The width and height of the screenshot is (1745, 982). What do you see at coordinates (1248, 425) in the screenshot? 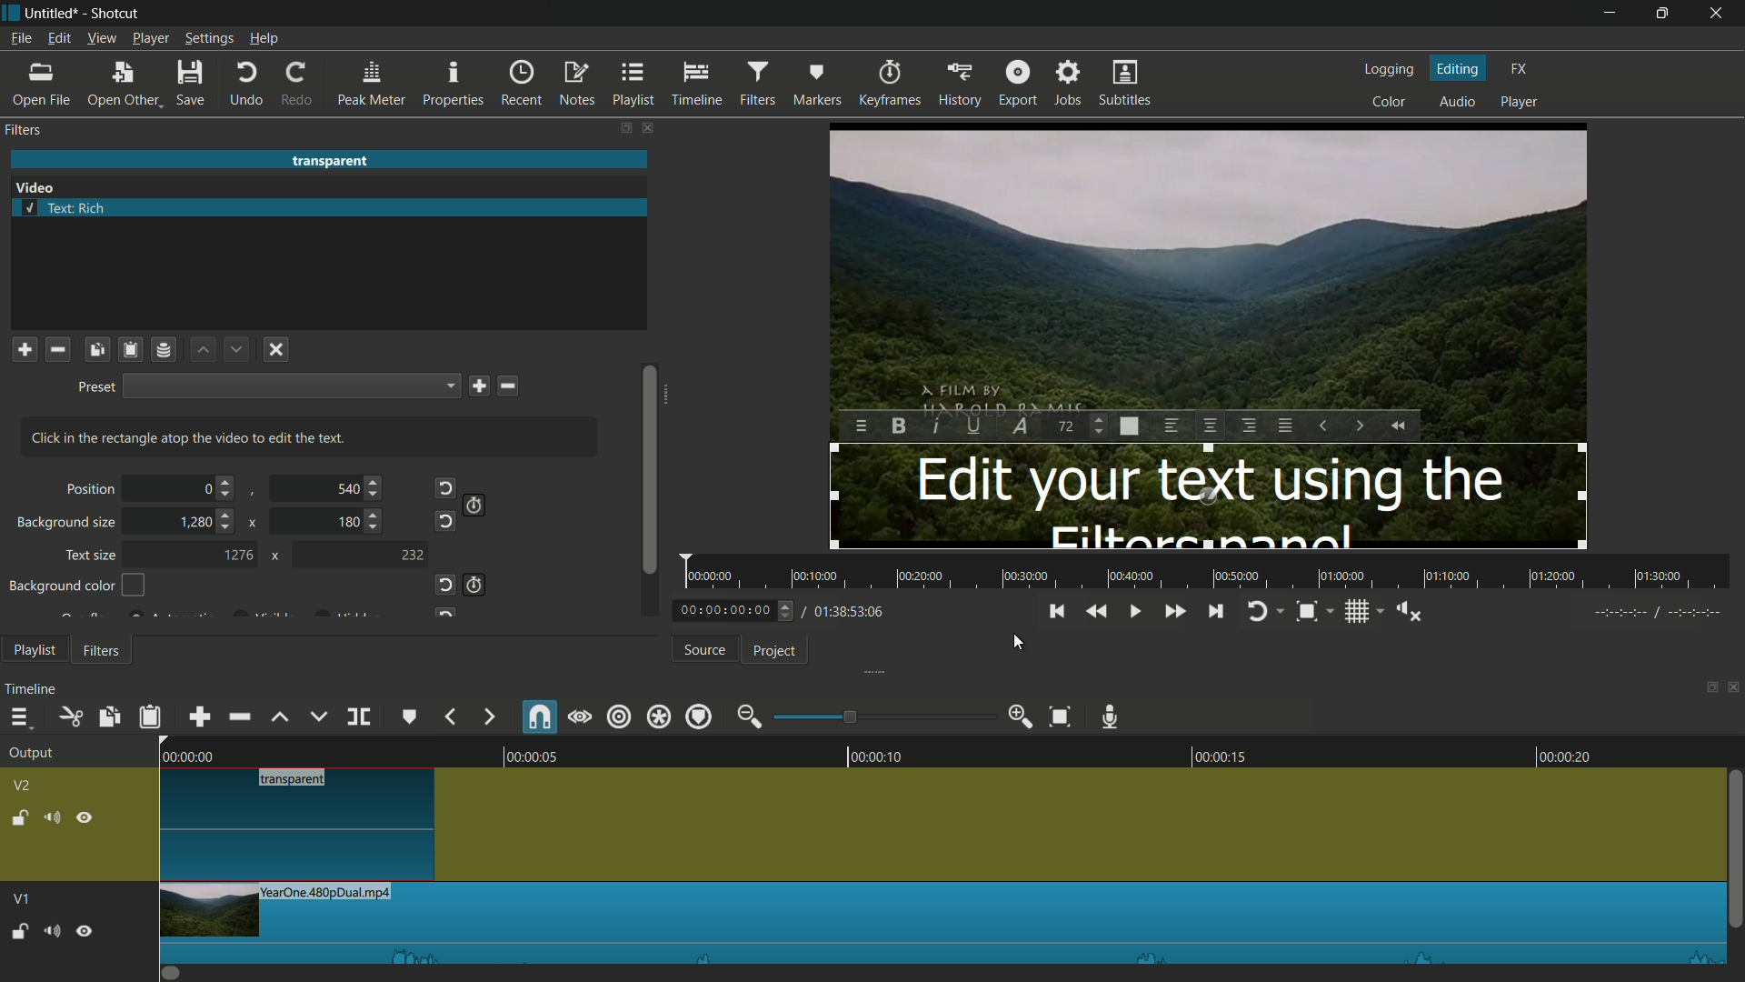
I see `align right` at bounding box center [1248, 425].